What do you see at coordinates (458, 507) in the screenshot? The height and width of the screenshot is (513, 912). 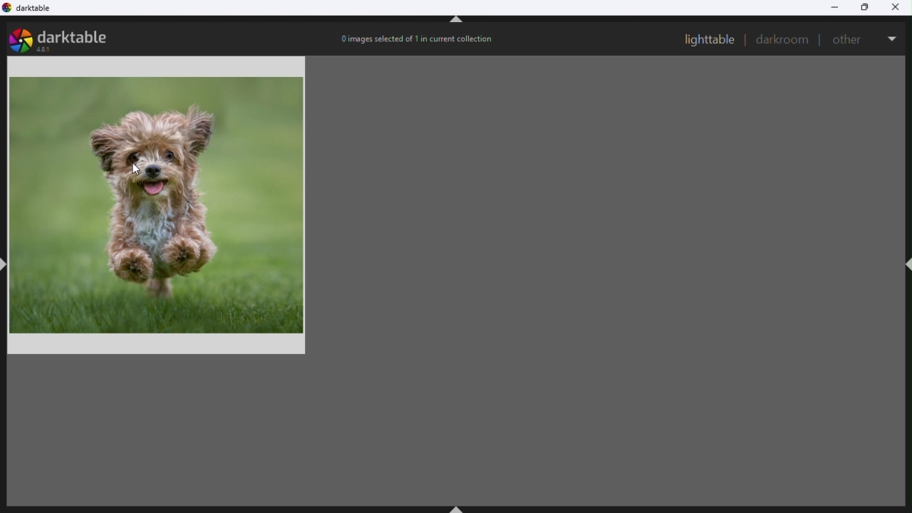 I see `ctrl+shift+b` at bounding box center [458, 507].